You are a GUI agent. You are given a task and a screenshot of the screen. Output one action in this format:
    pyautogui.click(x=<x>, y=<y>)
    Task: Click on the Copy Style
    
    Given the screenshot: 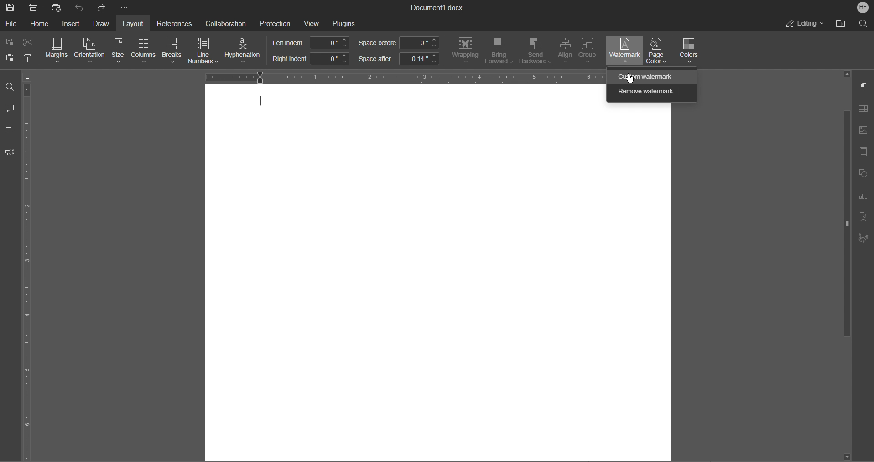 What is the action you would take?
    pyautogui.click(x=29, y=58)
    